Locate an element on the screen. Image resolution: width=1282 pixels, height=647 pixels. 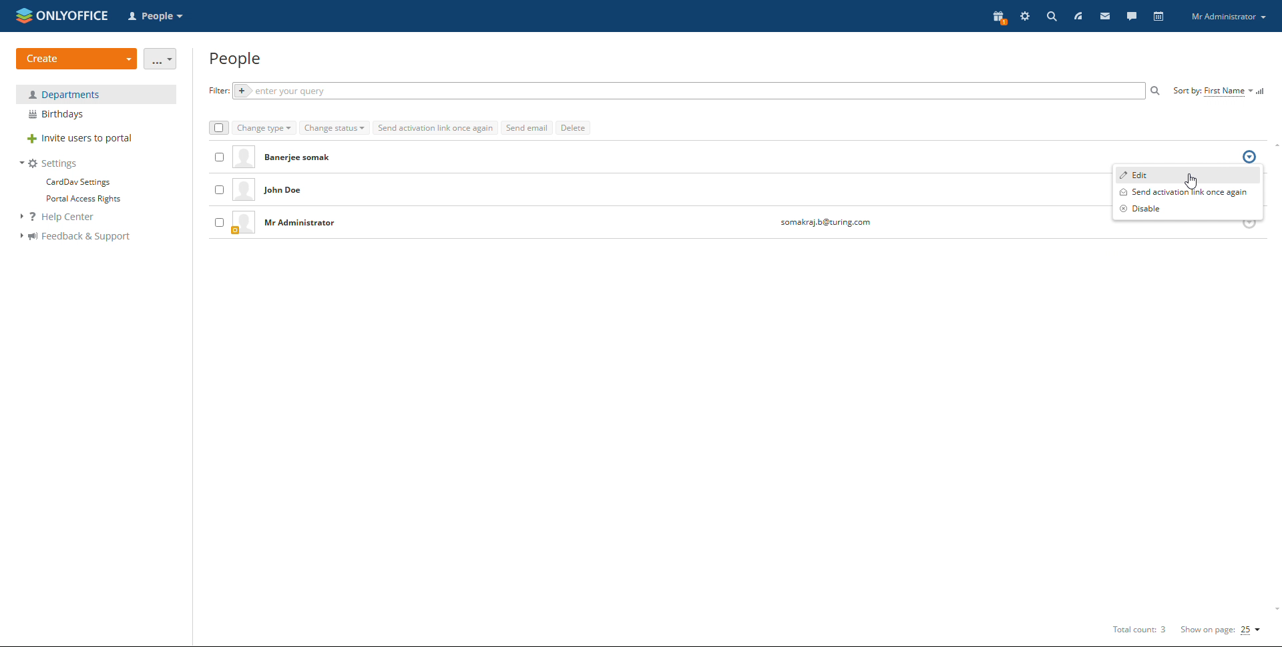
send activation link again is located at coordinates (435, 127).